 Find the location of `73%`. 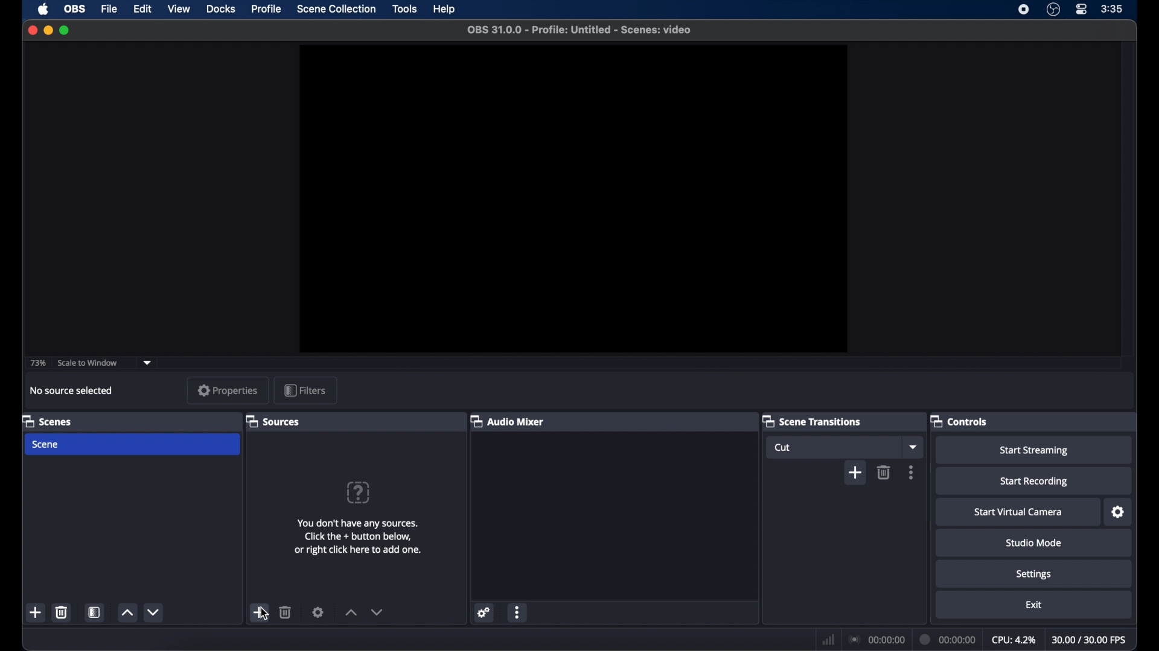

73% is located at coordinates (37, 363).